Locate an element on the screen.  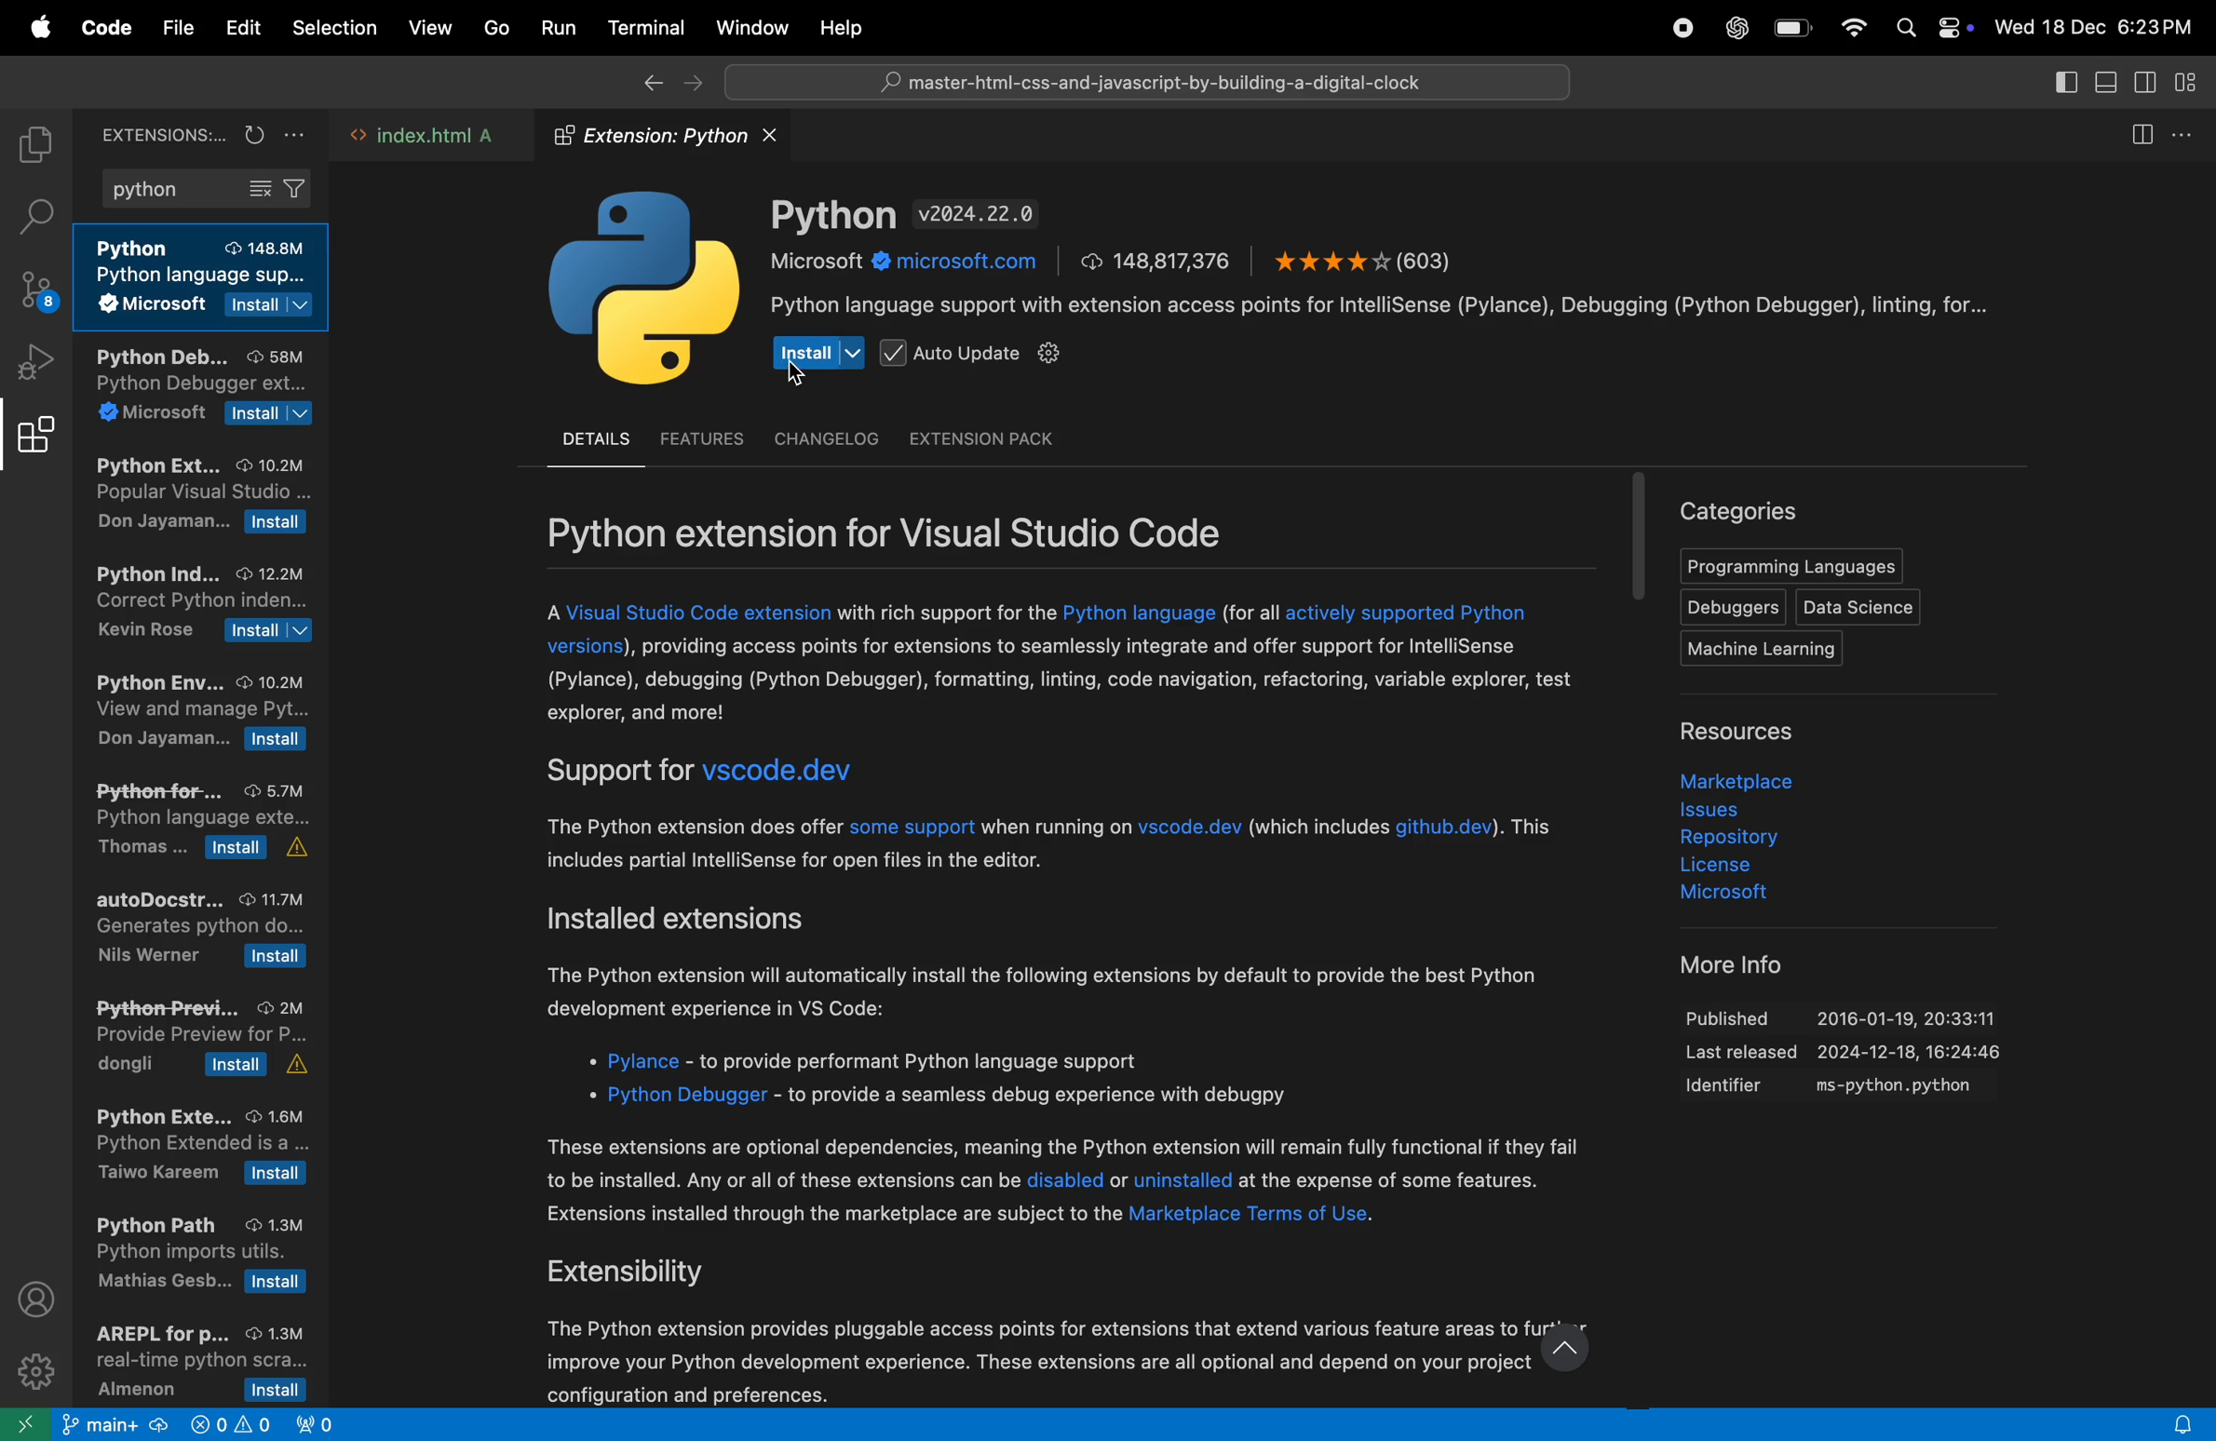
split editor is located at coordinates (2149, 132).